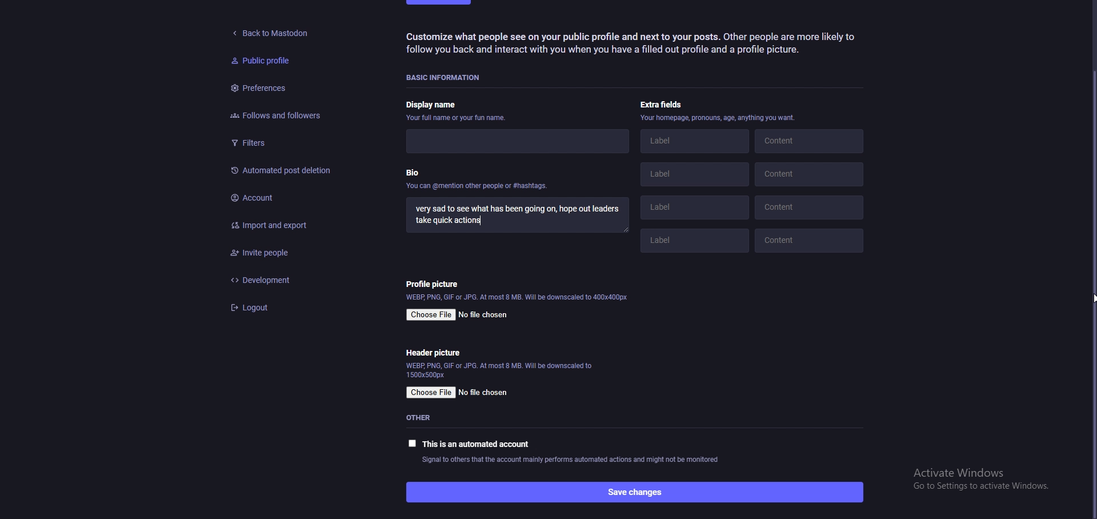 This screenshot has height=519, width=1097. I want to click on info, so click(718, 119).